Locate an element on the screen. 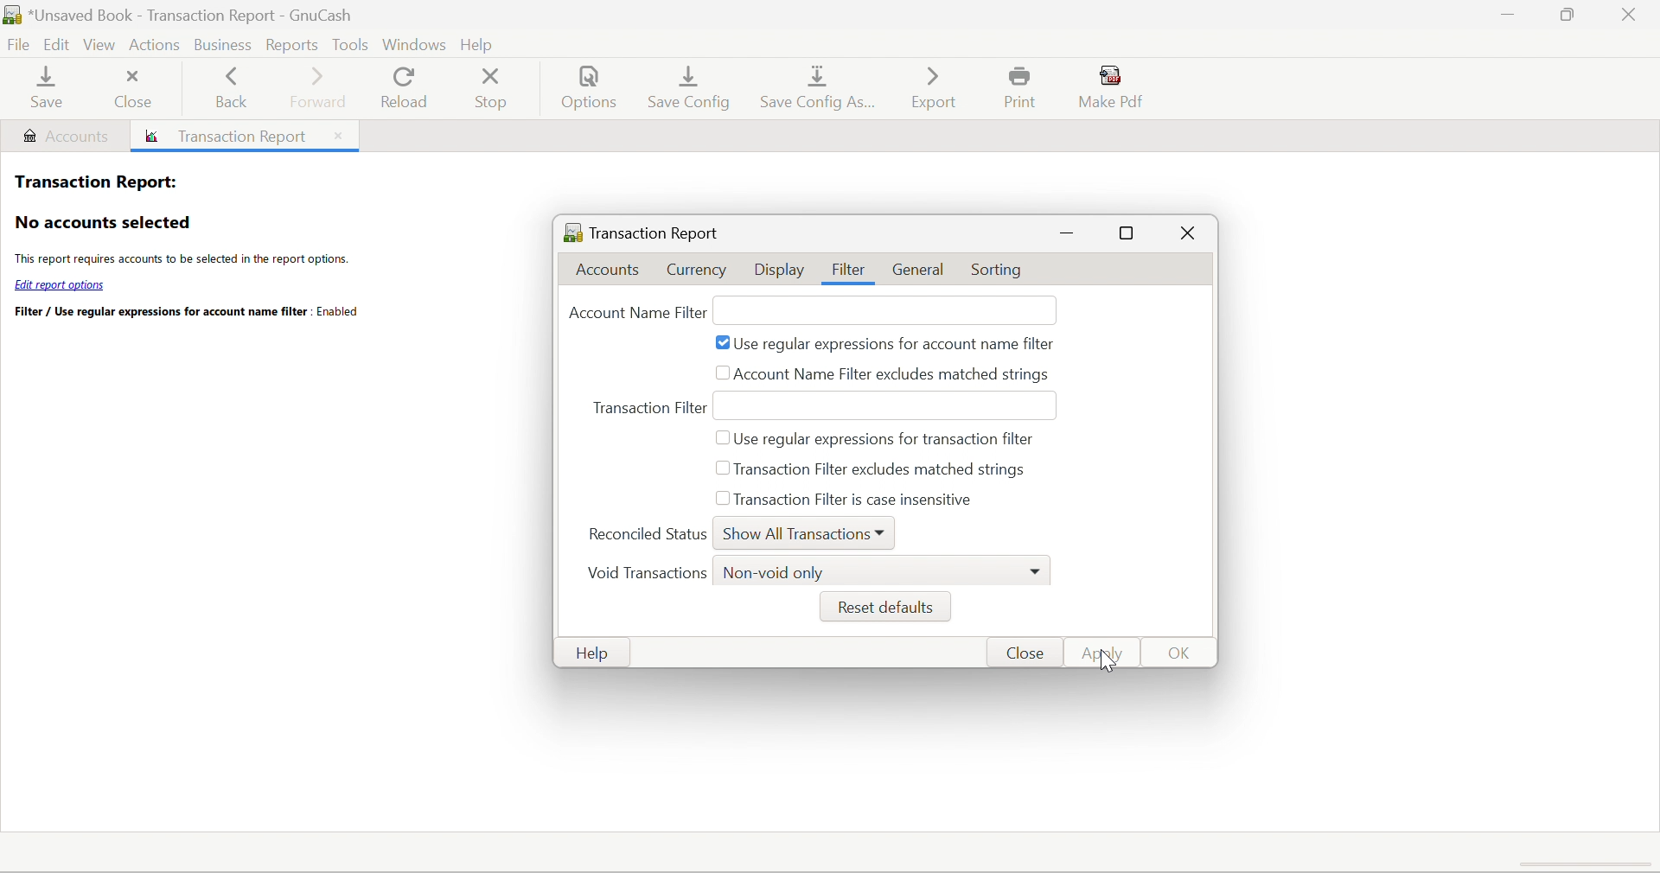 This screenshot has width=1660, height=873. Display is located at coordinates (779, 271).